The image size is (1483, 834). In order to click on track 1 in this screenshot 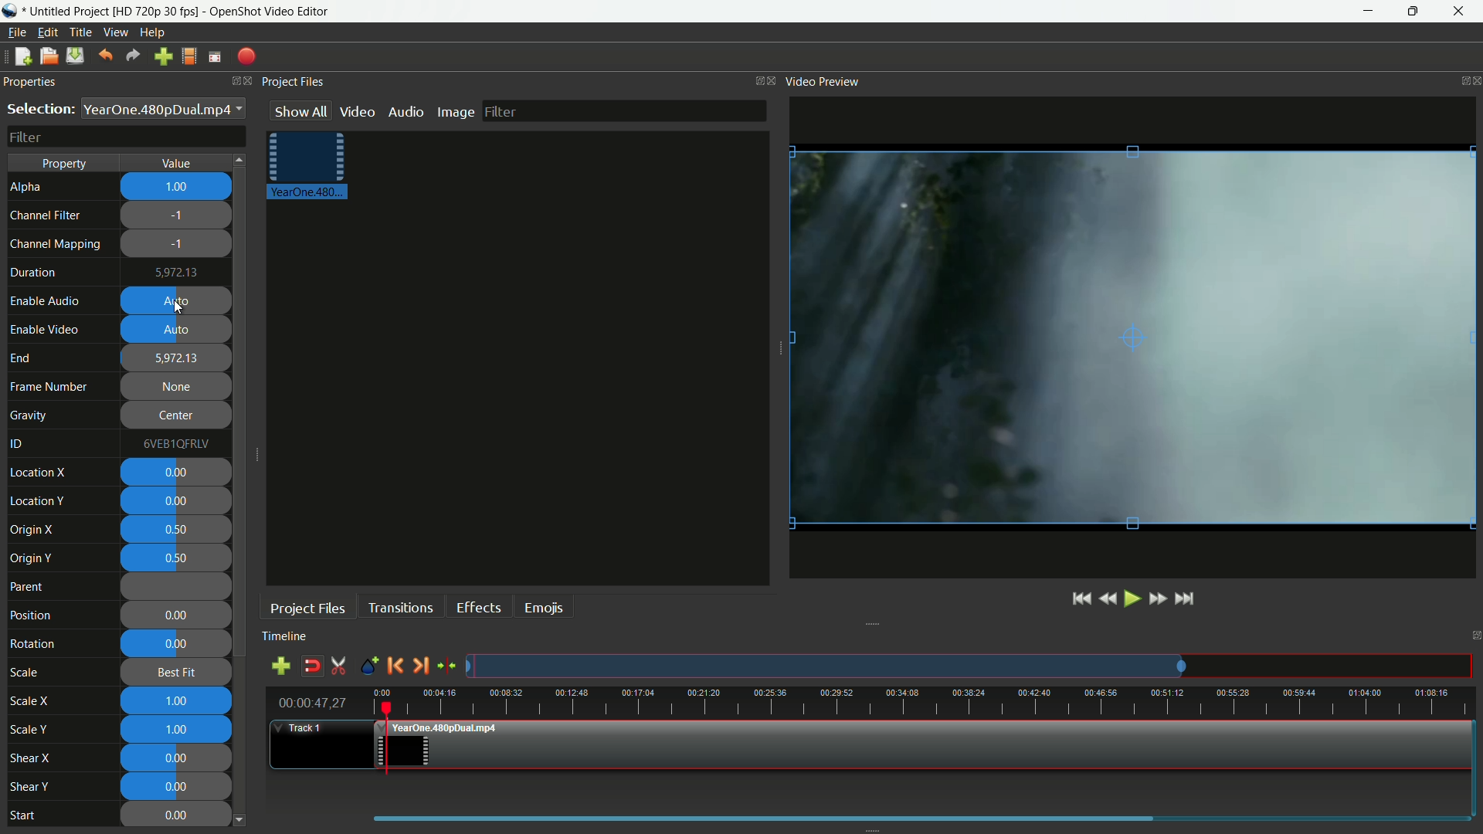, I will do `click(307, 730)`.